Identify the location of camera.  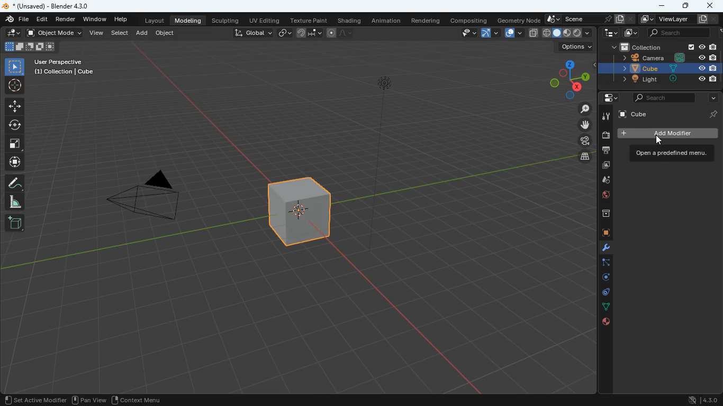
(605, 136).